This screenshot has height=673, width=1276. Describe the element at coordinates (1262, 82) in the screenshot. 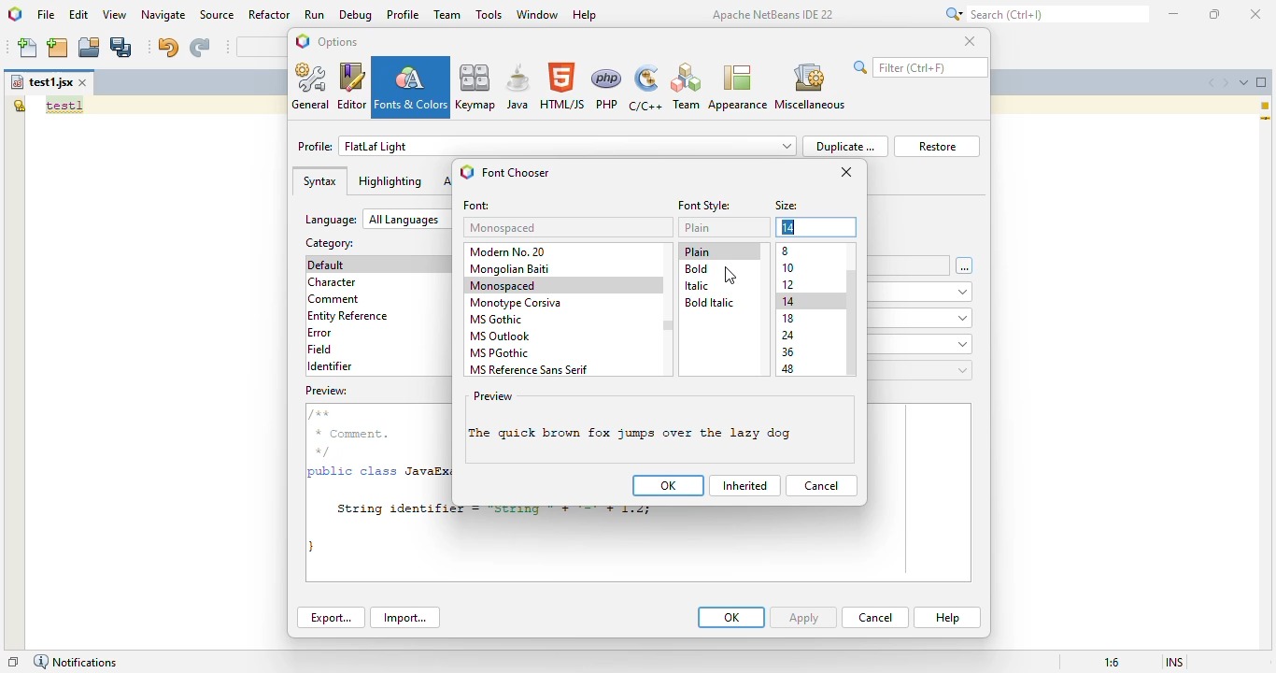

I see `maximize window` at that location.